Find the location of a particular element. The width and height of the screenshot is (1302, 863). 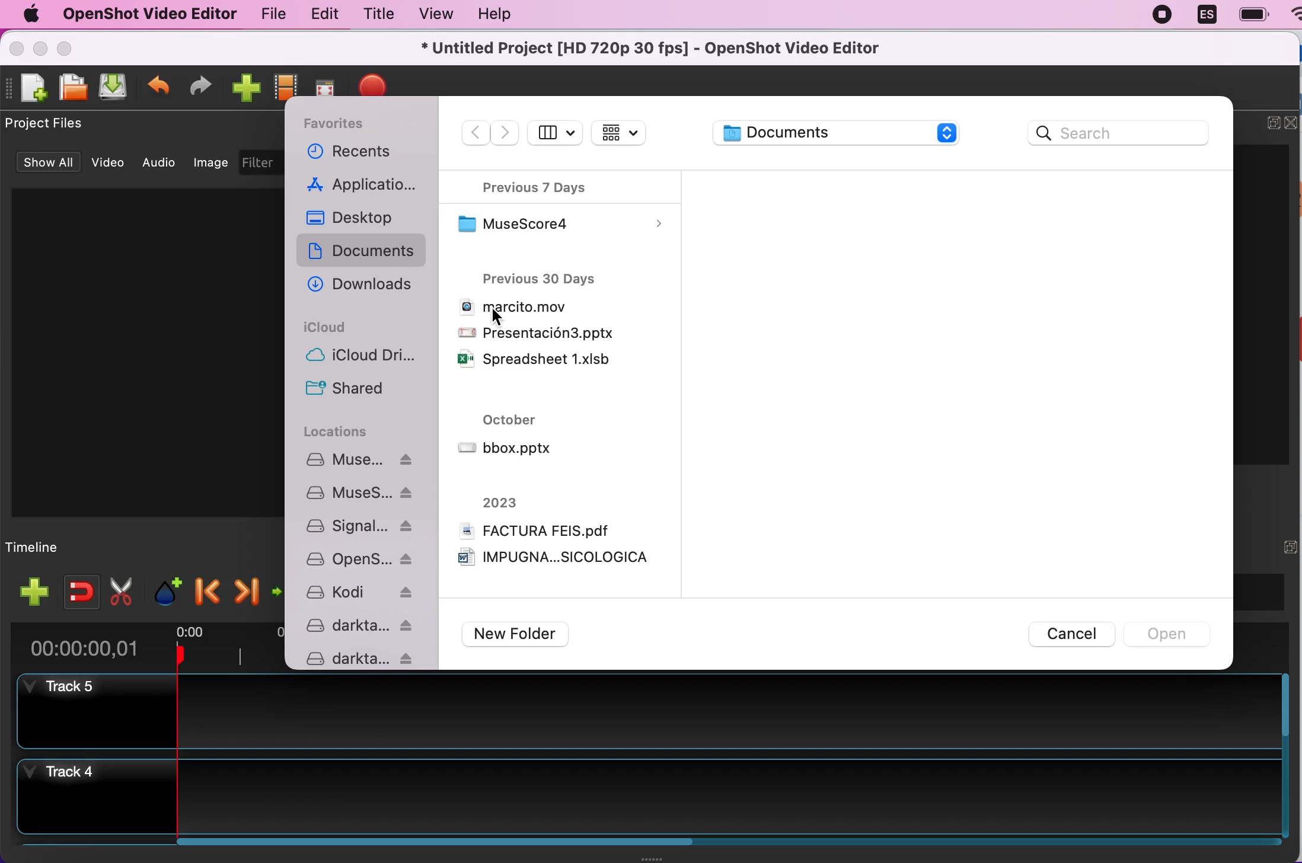

open file is located at coordinates (74, 87).